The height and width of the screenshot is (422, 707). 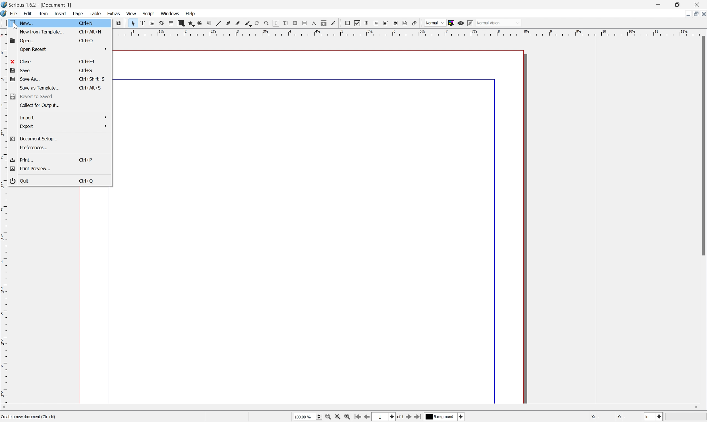 What do you see at coordinates (38, 5) in the screenshot?
I see `Scribus 1.6.2 - [Document-1]` at bounding box center [38, 5].